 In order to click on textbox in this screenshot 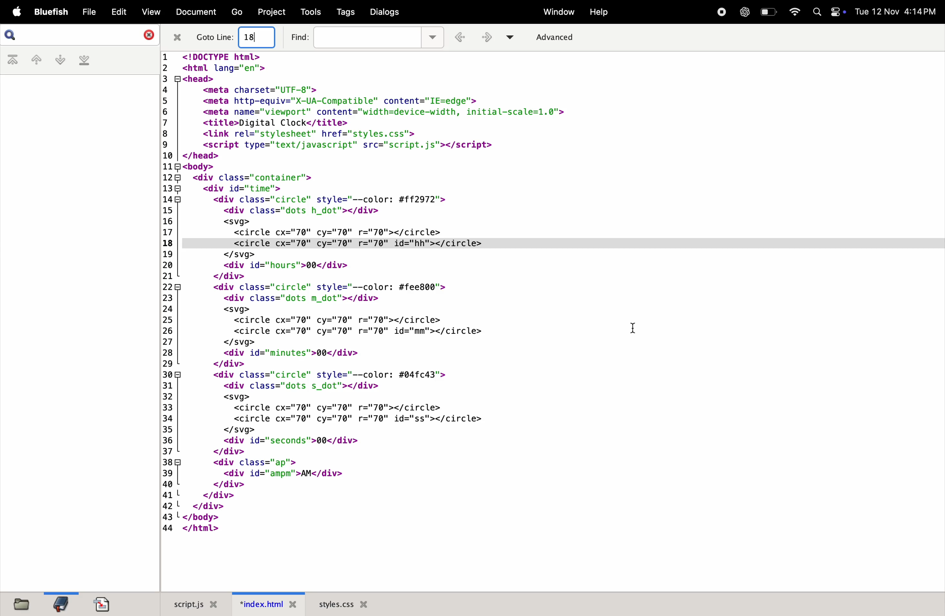, I will do `click(260, 38)`.